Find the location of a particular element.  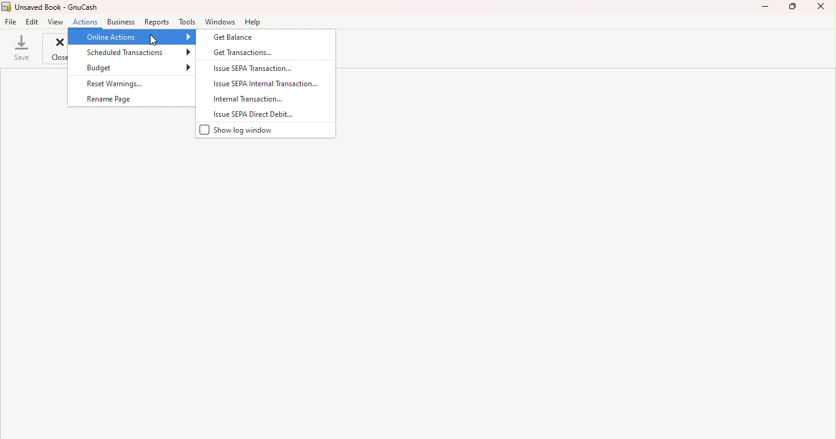

Minimize is located at coordinates (765, 10).